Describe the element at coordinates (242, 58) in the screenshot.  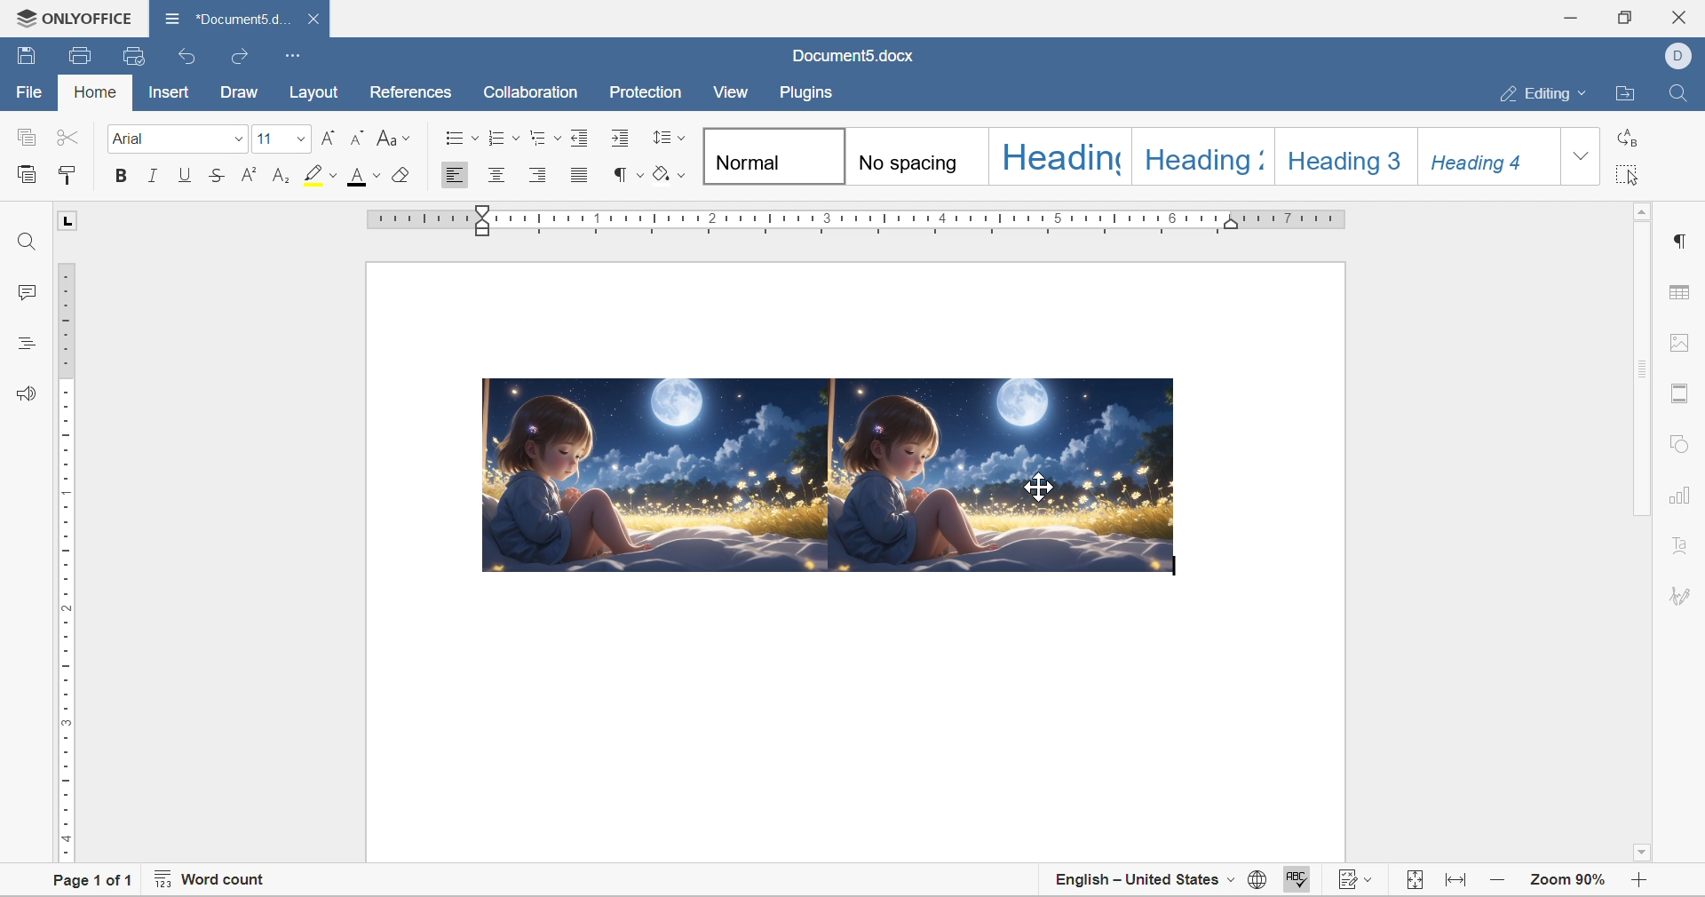
I see `redo` at that location.